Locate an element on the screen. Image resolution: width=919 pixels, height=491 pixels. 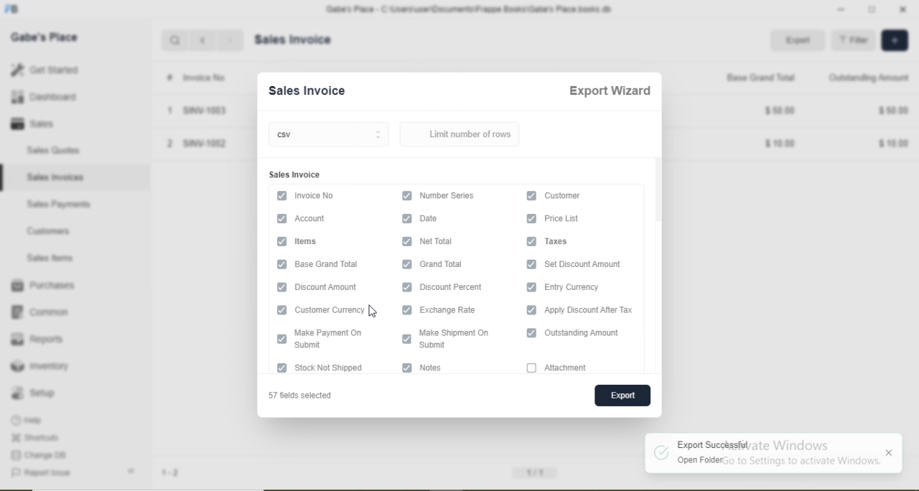
Report Issue « is located at coordinates (76, 473).